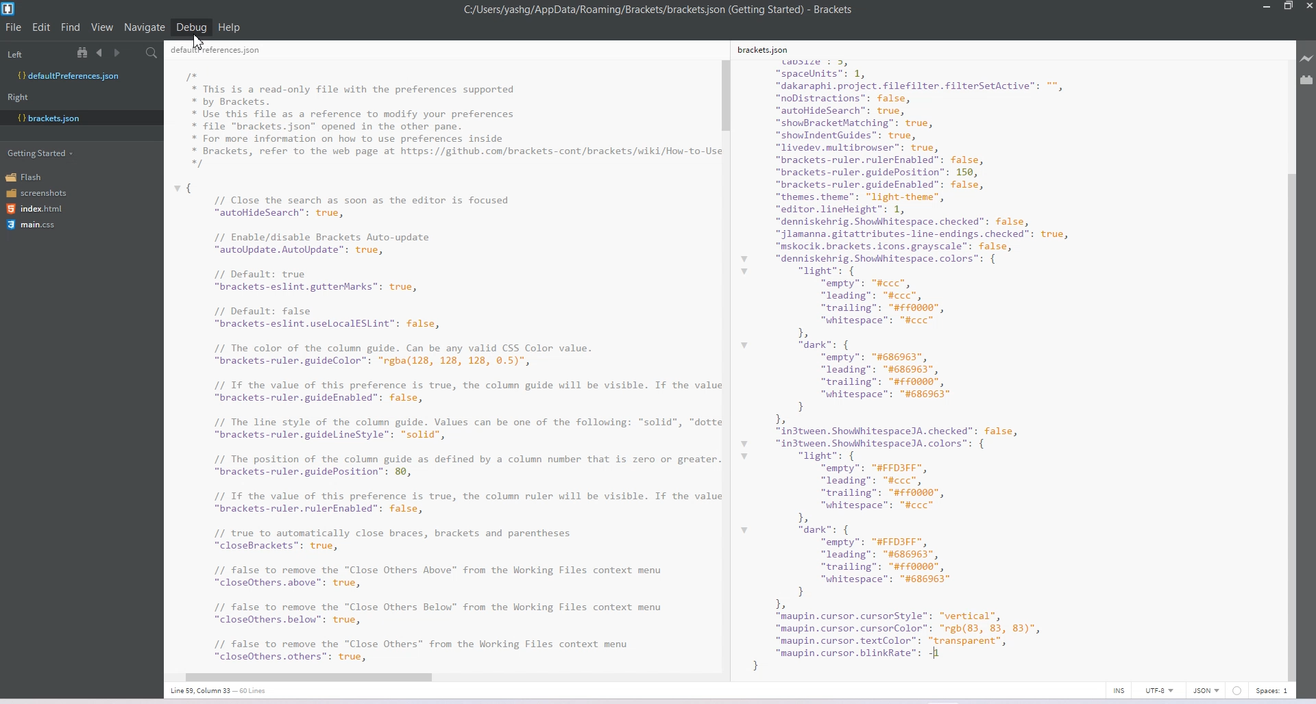 The image size is (1316, 704). What do you see at coordinates (38, 194) in the screenshot?
I see `screenshots` at bounding box center [38, 194].